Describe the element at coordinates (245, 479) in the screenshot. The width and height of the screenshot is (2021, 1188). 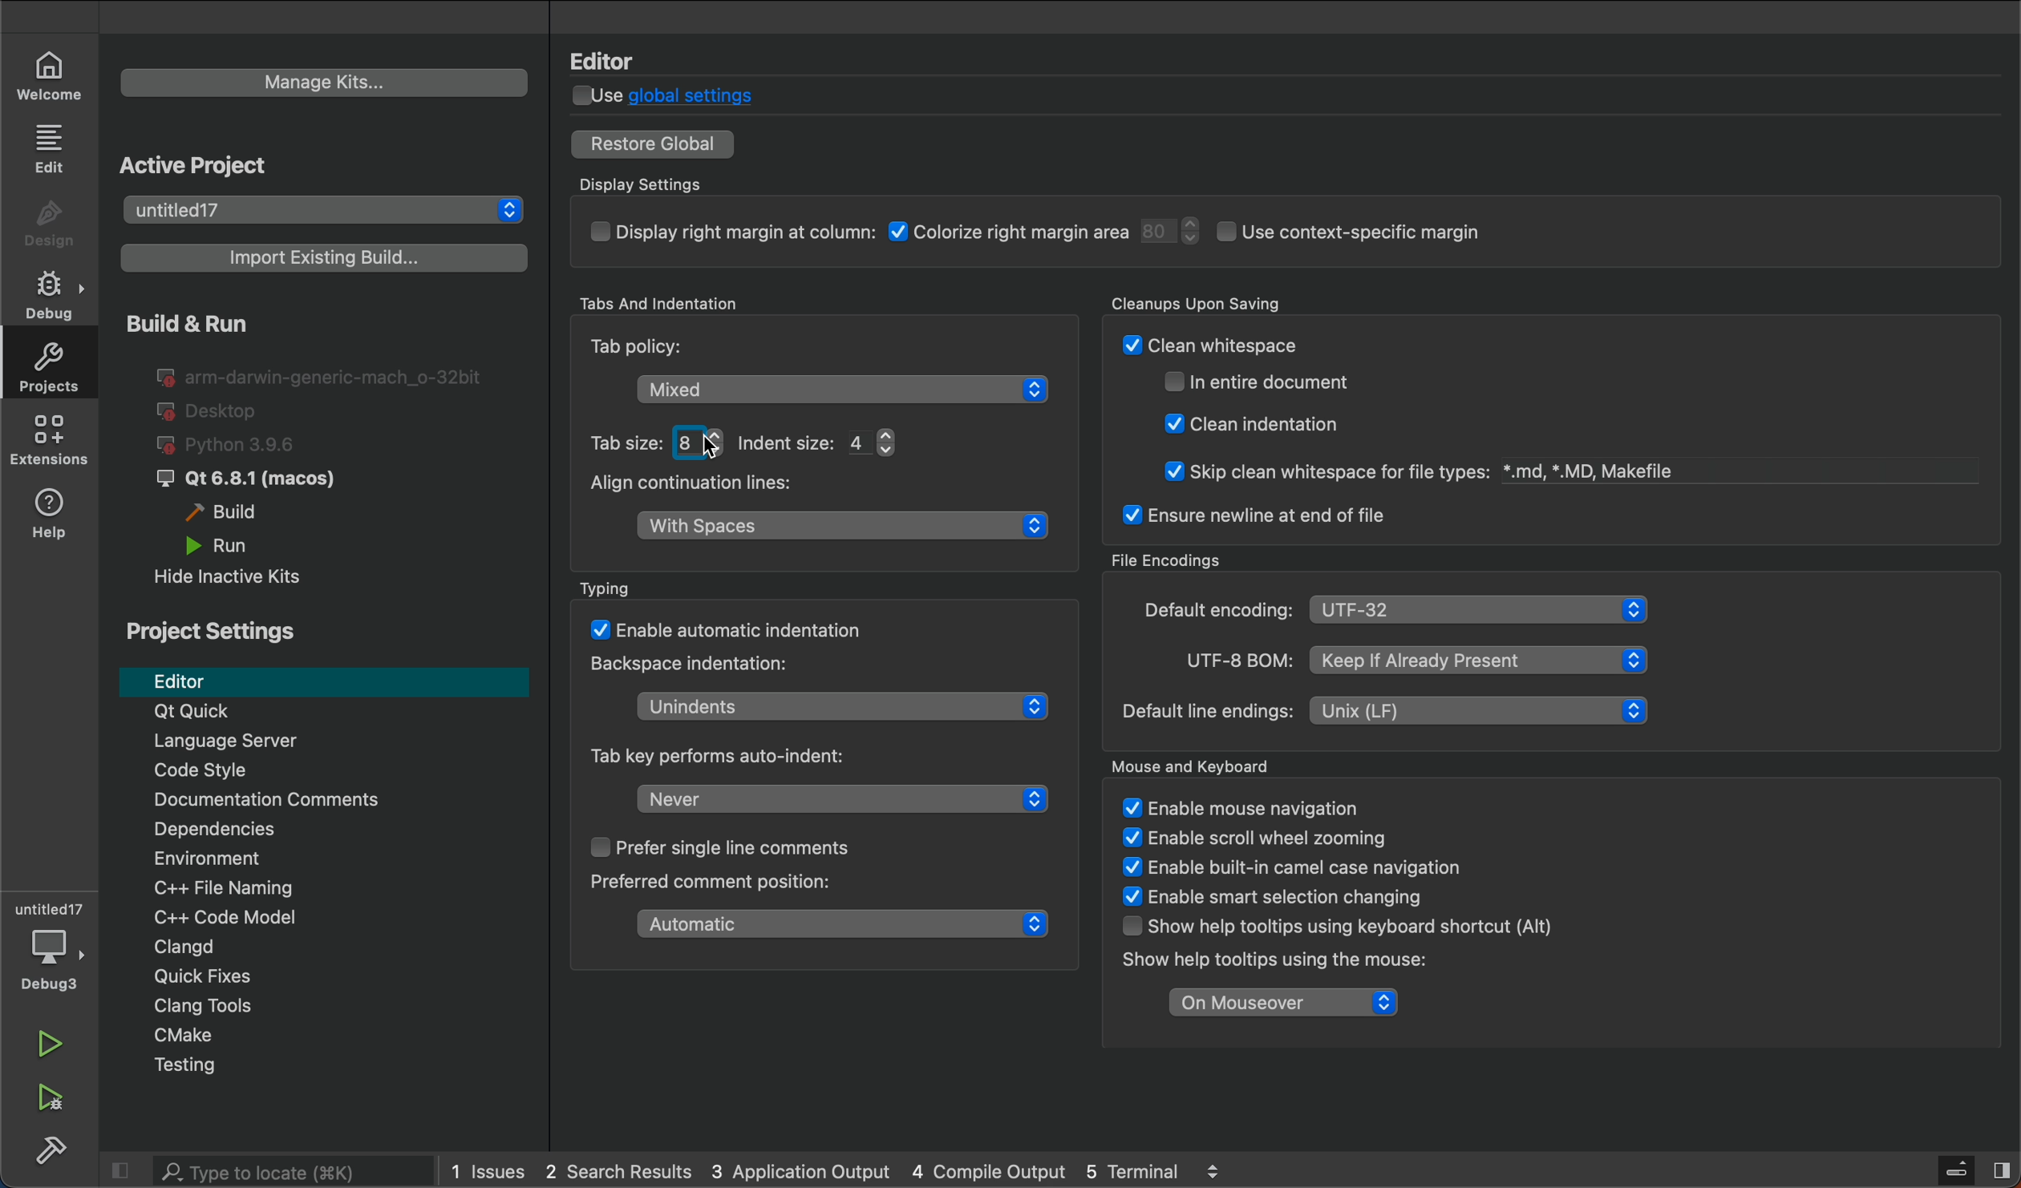
I see `qt6.8.1 macos` at that location.